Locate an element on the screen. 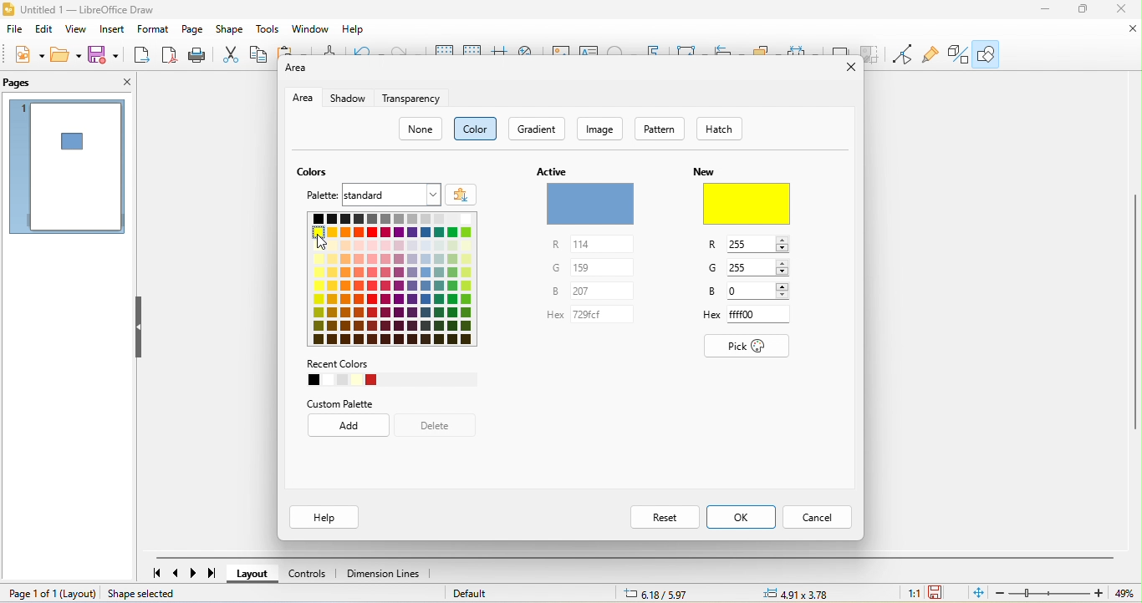  shadow is located at coordinates (350, 99).